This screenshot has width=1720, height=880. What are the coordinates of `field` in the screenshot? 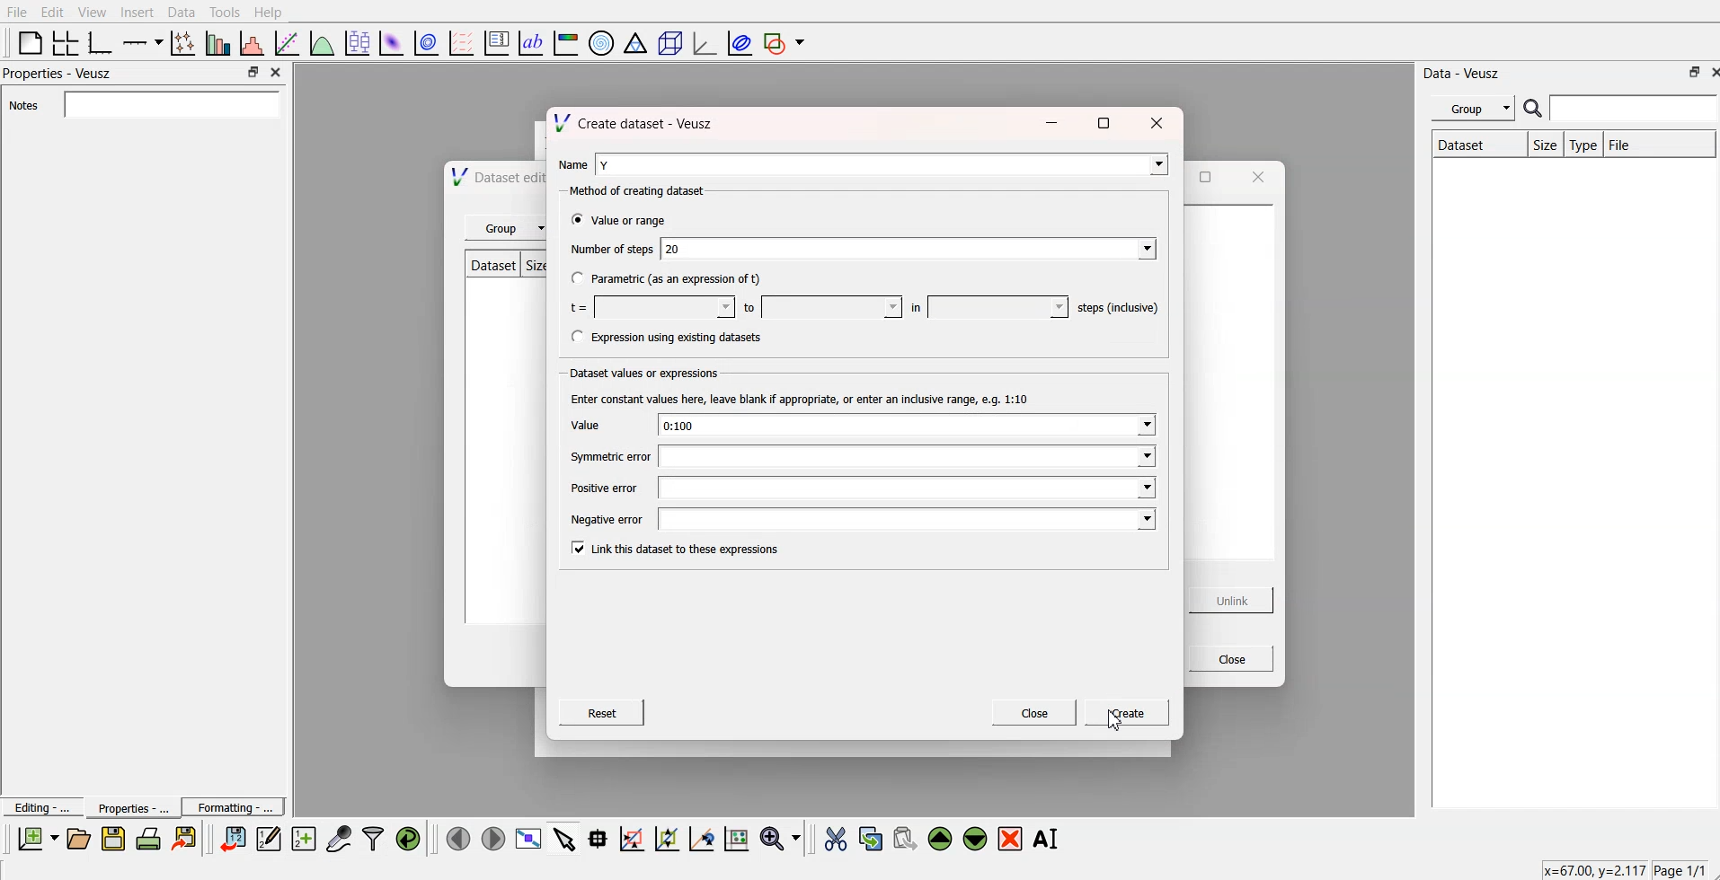 It's located at (909, 487).